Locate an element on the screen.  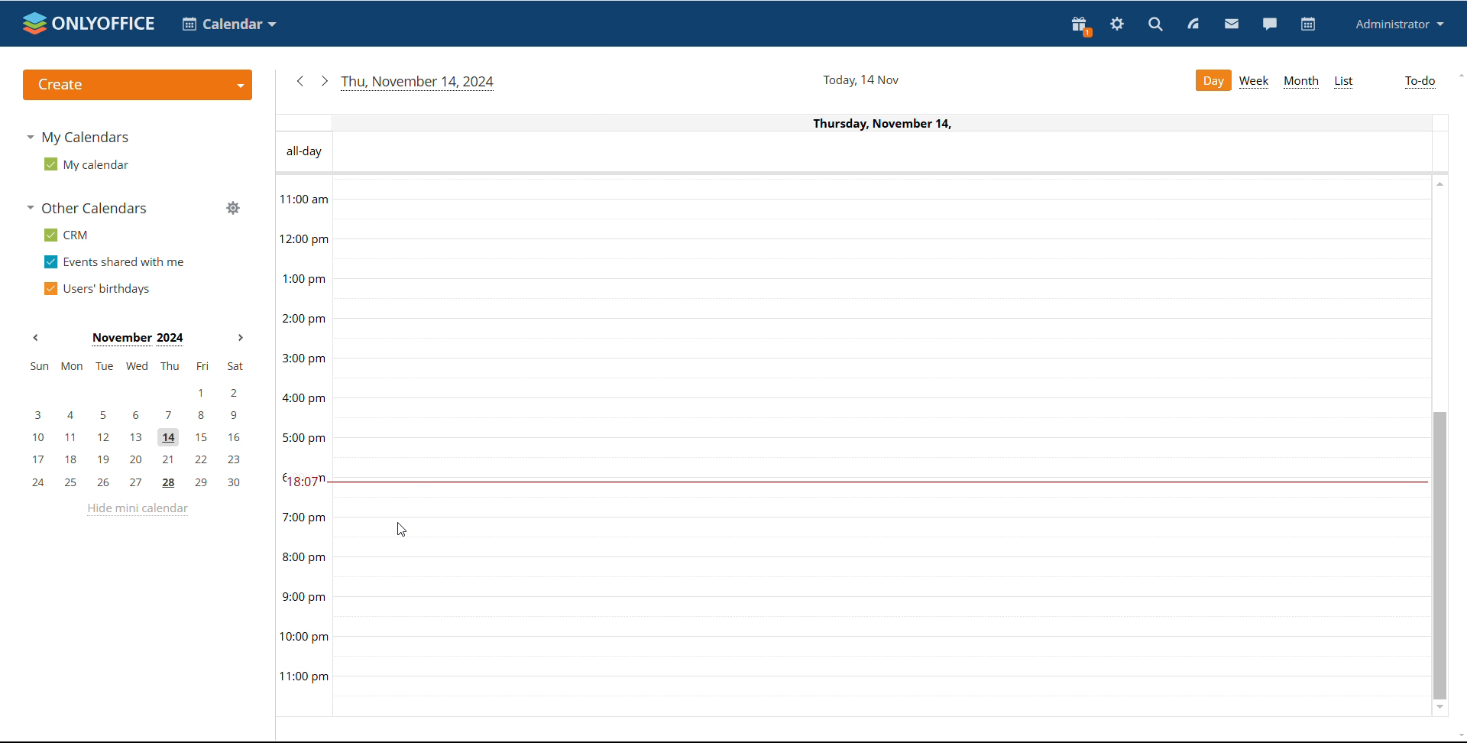
logo is located at coordinates (89, 24).